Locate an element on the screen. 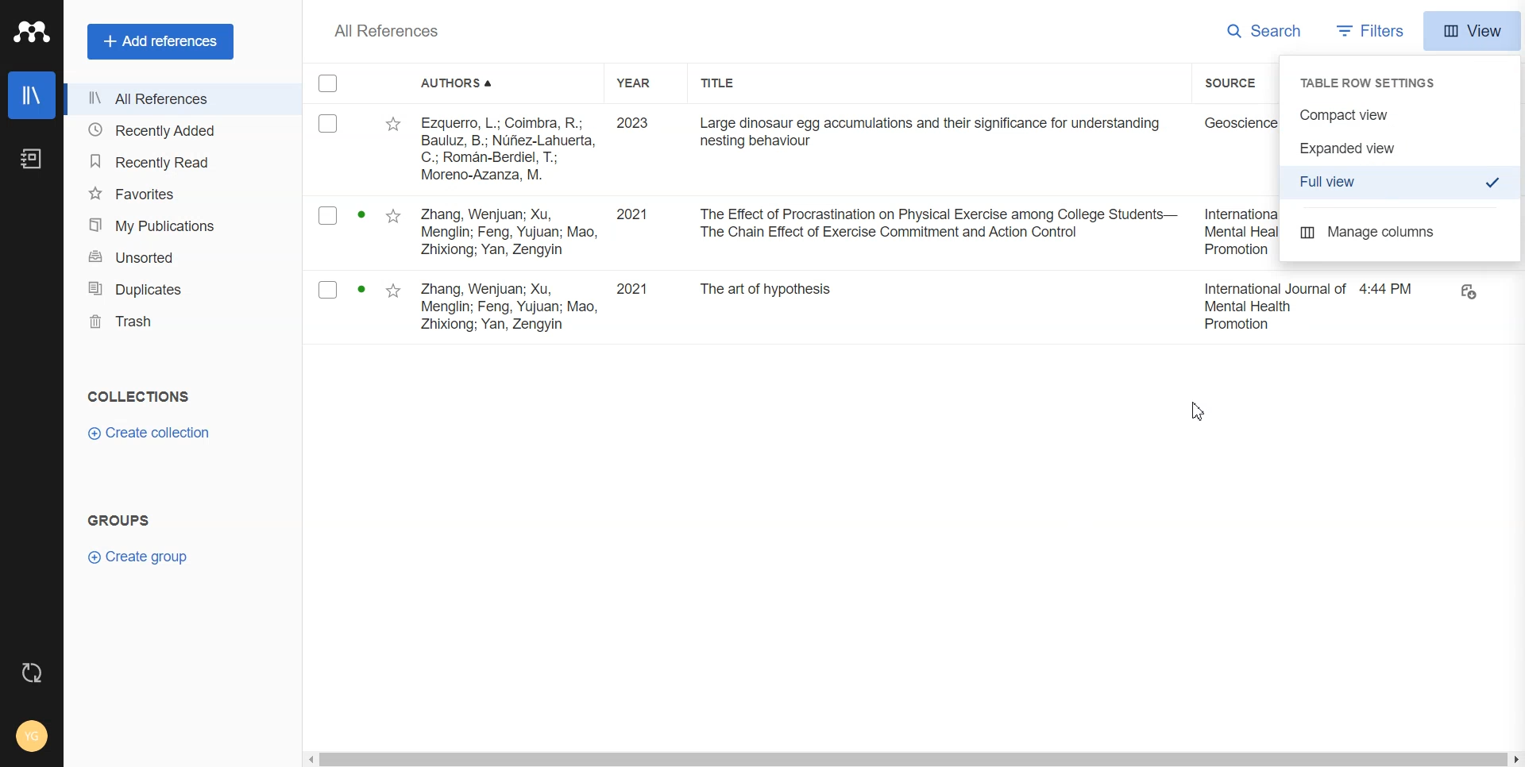  Duplicates is located at coordinates (170, 288).